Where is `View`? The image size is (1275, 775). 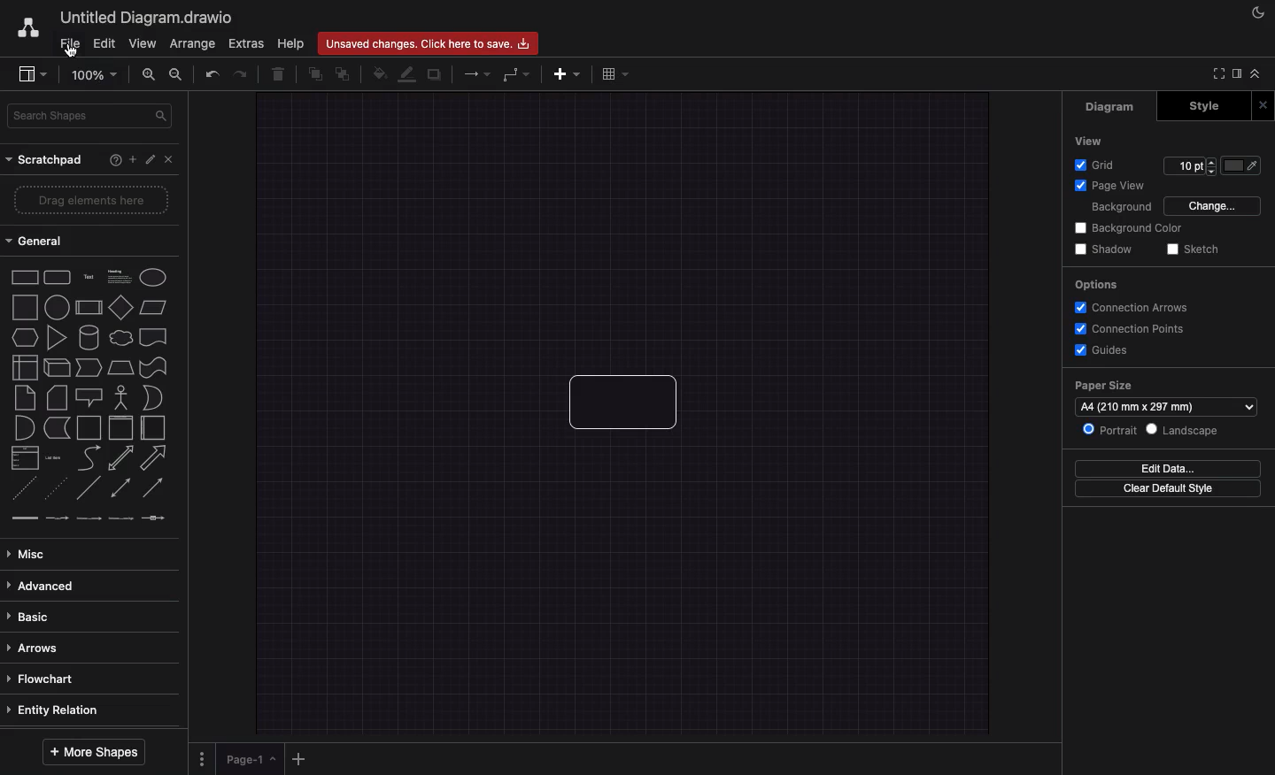
View is located at coordinates (143, 44).